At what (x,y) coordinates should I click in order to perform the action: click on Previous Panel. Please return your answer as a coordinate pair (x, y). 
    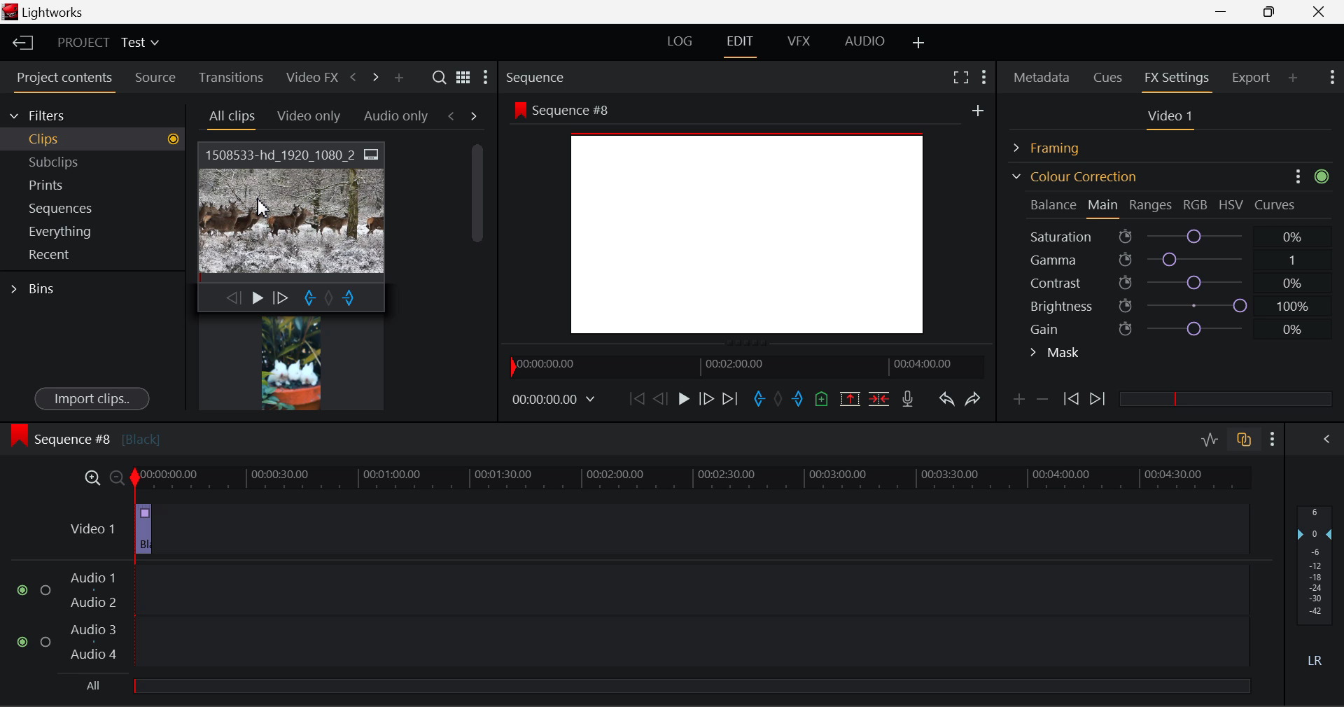
    Looking at the image, I should click on (353, 78).